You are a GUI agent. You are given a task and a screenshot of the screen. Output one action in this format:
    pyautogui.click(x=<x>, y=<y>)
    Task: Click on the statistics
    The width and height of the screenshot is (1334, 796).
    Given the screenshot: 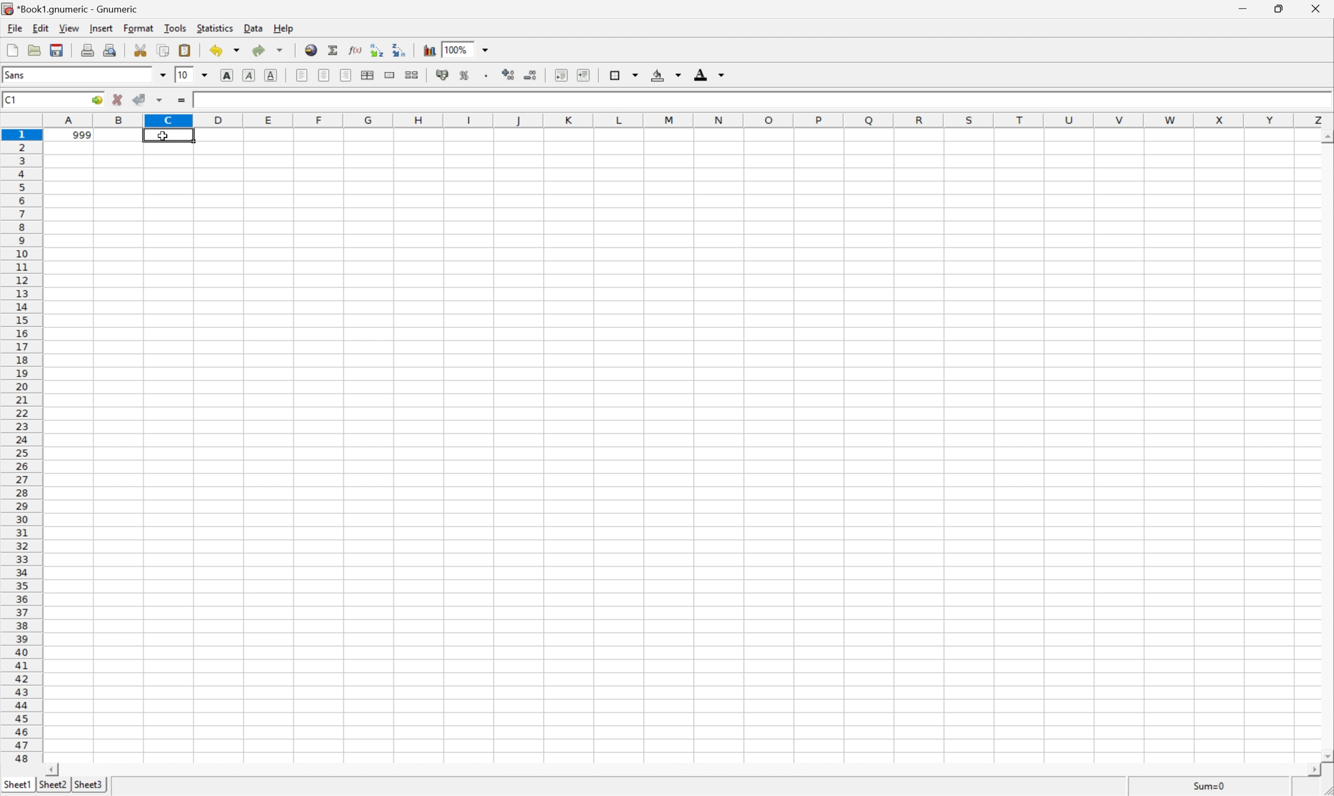 What is the action you would take?
    pyautogui.click(x=217, y=28)
    